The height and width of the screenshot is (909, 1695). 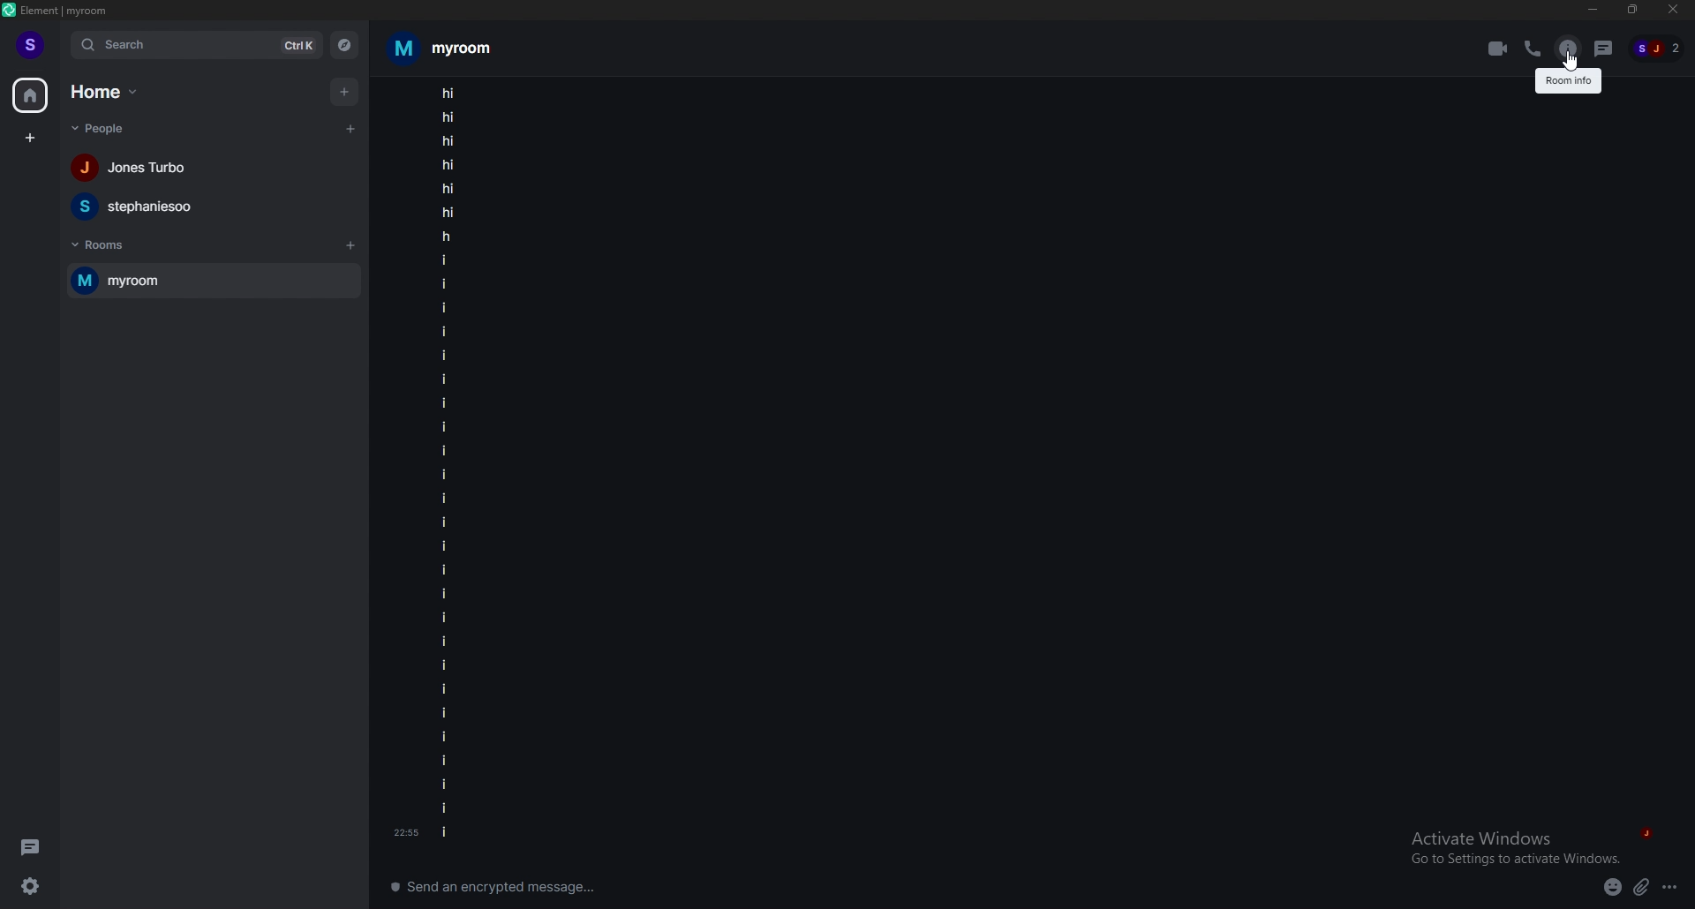 I want to click on options, so click(x=1671, y=887).